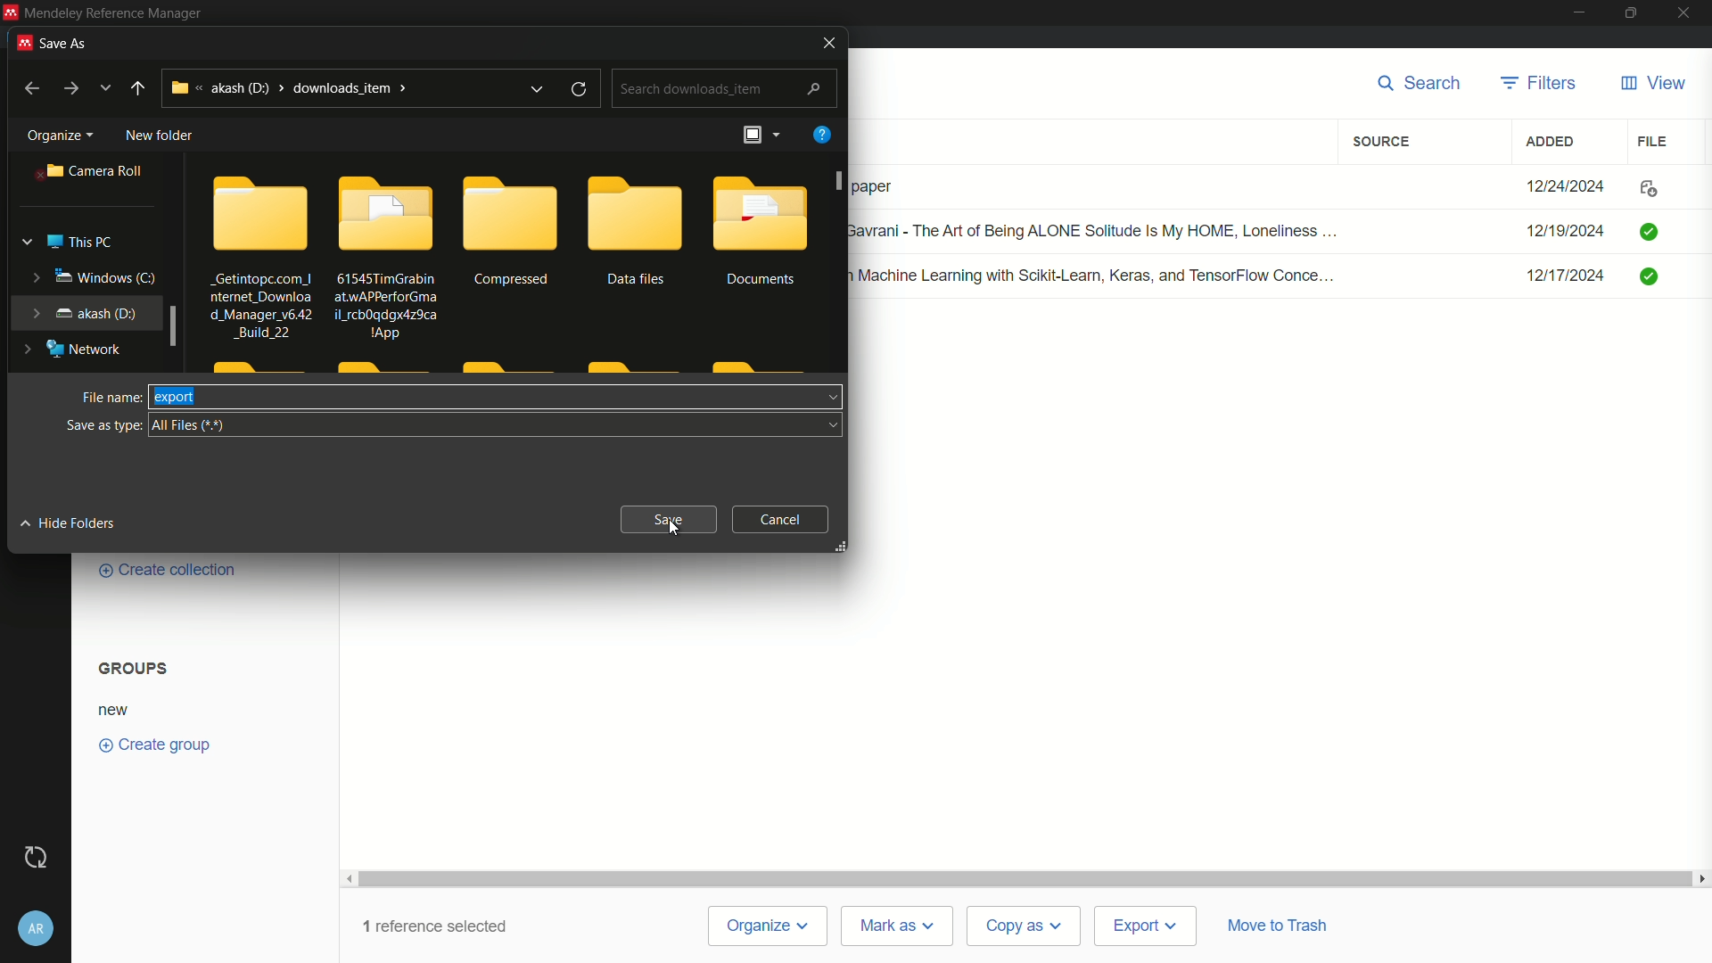 This screenshot has width=1712, height=963. Describe the element at coordinates (1701, 878) in the screenshot. I see `scroll right` at that location.